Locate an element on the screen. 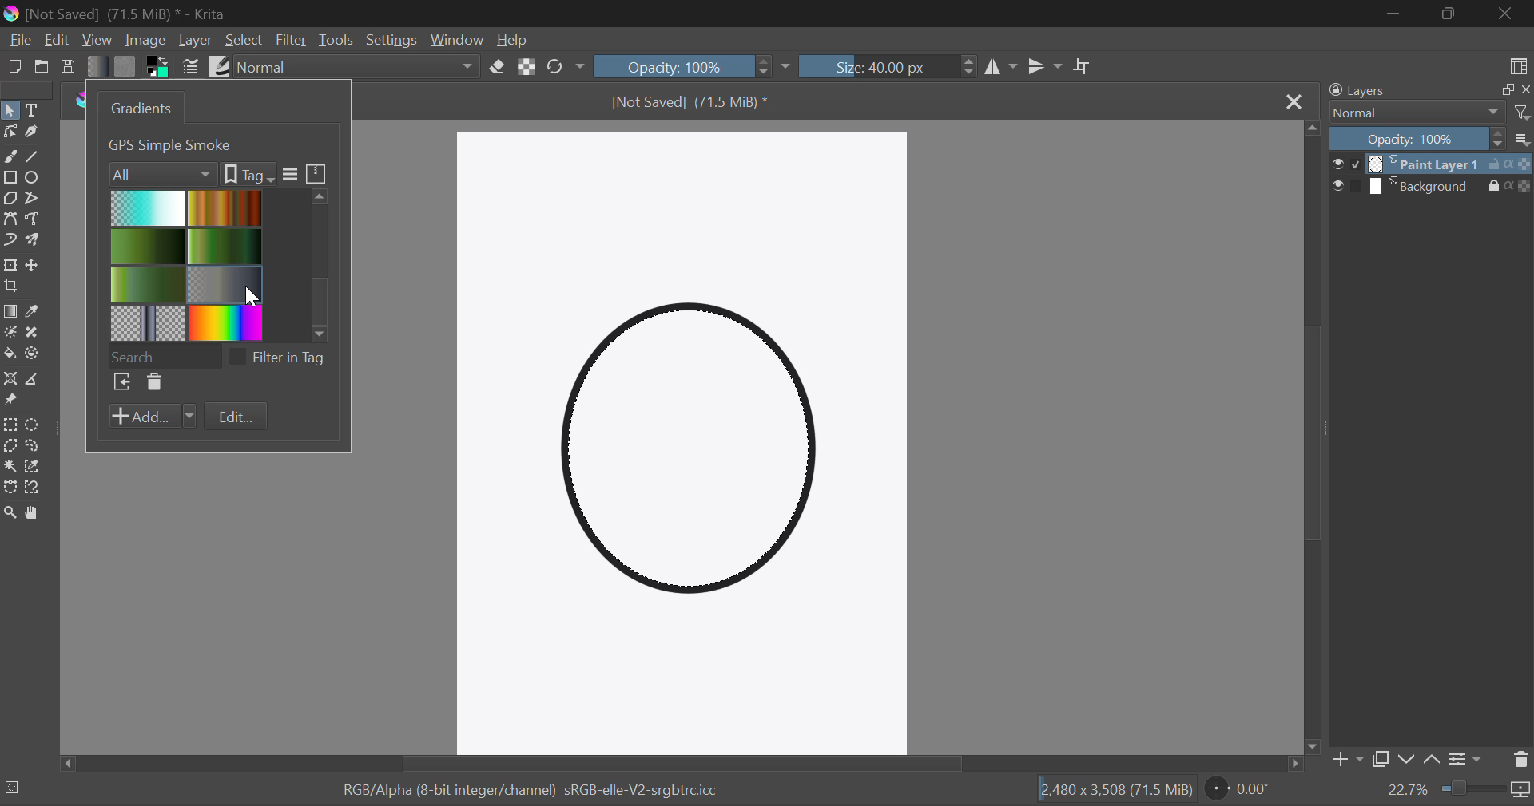 The image size is (1534, 806). checkbox is located at coordinates (1349, 185).